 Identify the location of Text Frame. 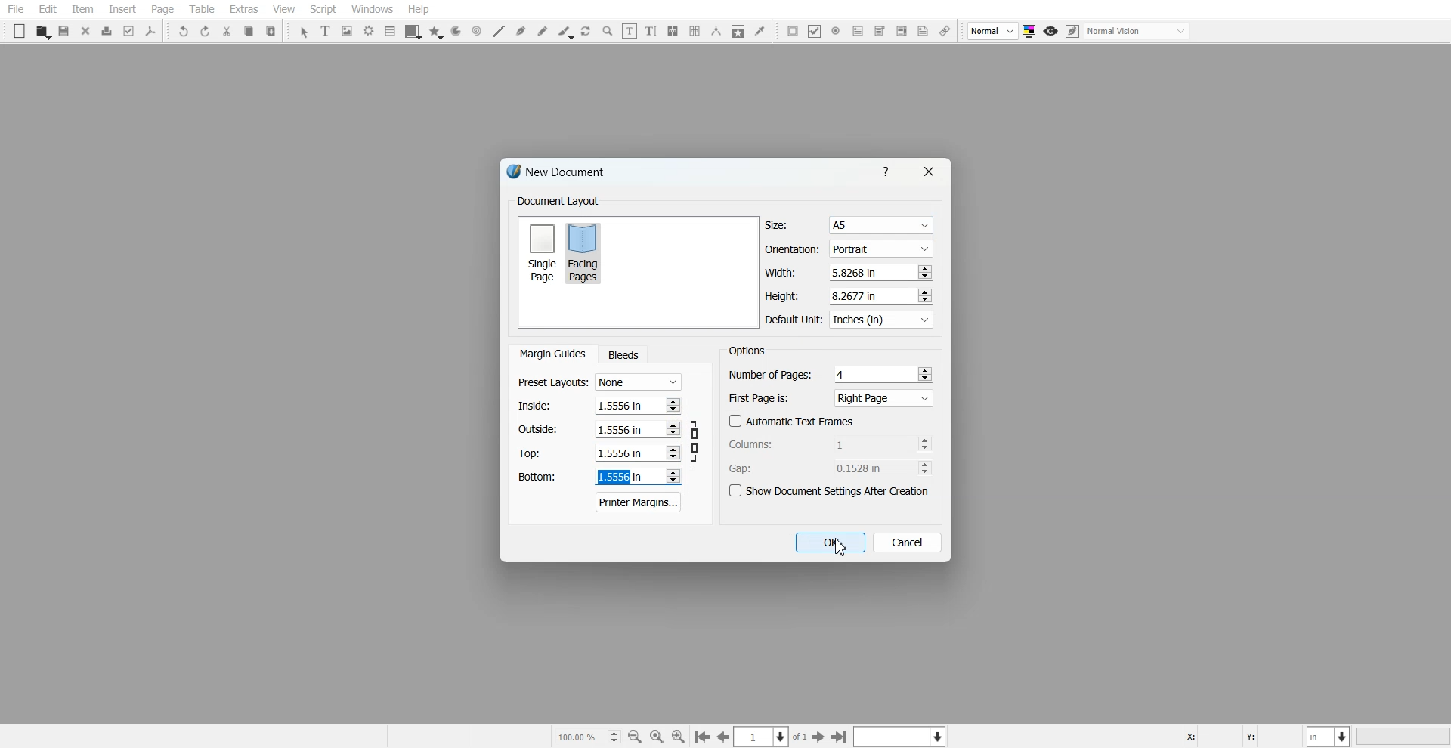
(326, 30).